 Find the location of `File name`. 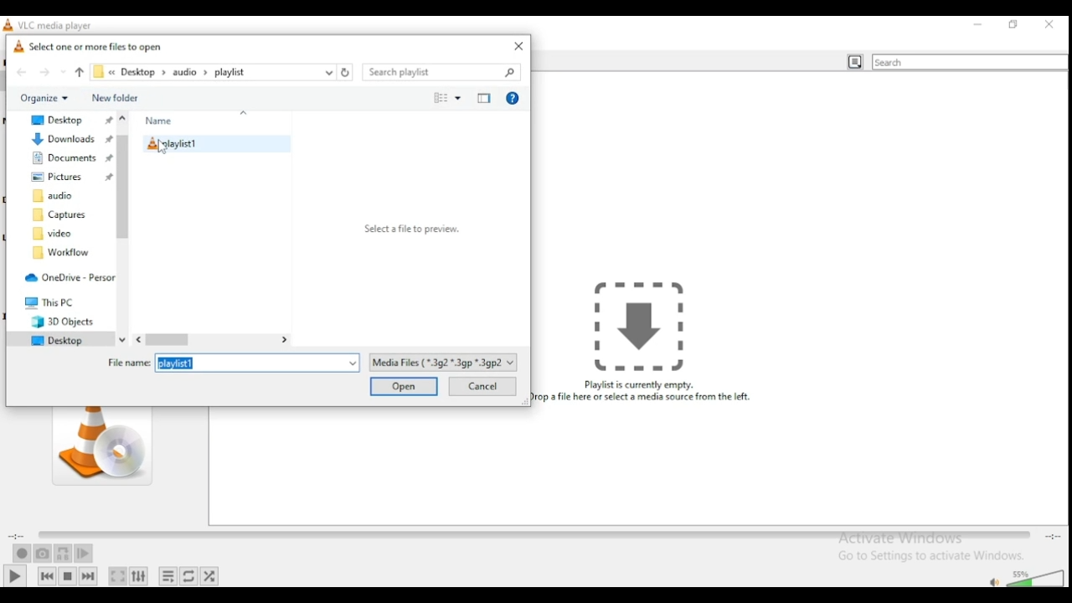

File name is located at coordinates (124, 364).